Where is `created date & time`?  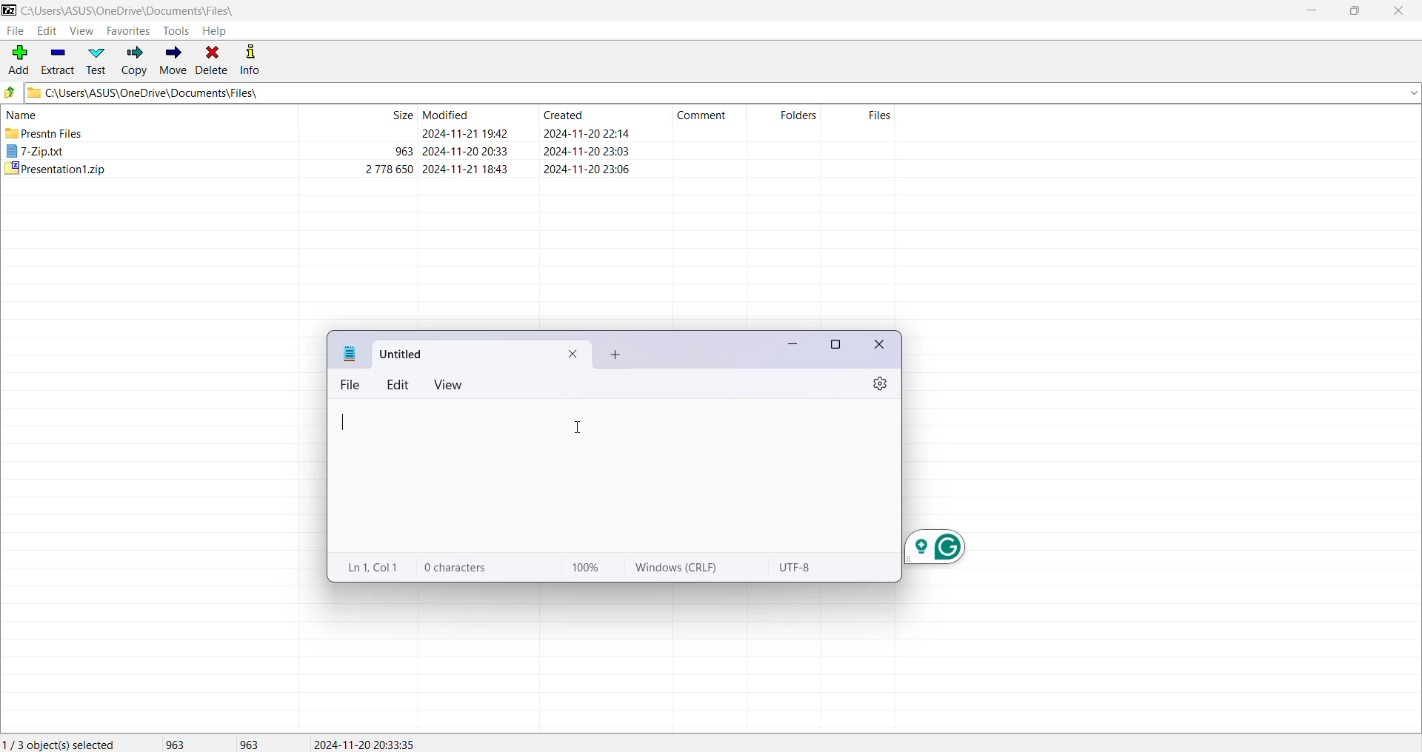 created date & time is located at coordinates (588, 132).